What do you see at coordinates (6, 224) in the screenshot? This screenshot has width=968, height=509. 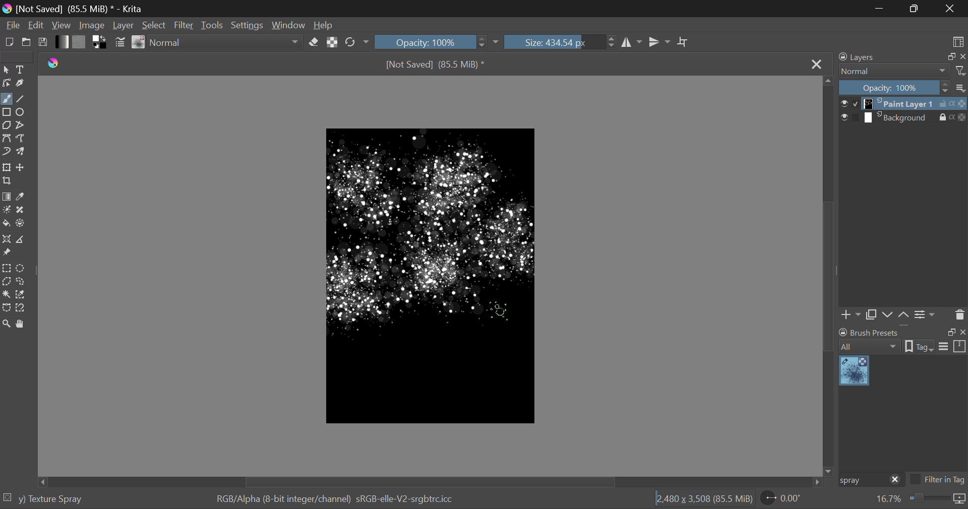 I see `Fill` at bounding box center [6, 224].